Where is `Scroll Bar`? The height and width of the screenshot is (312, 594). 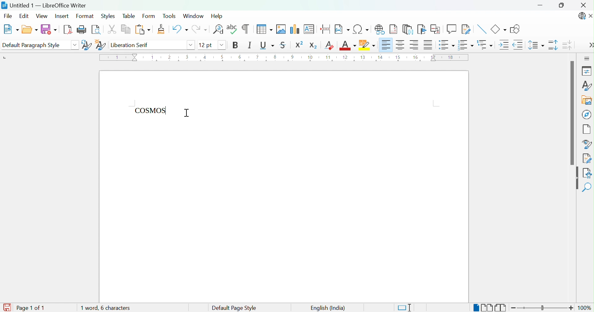
Scroll Bar is located at coordinates (571, 113).